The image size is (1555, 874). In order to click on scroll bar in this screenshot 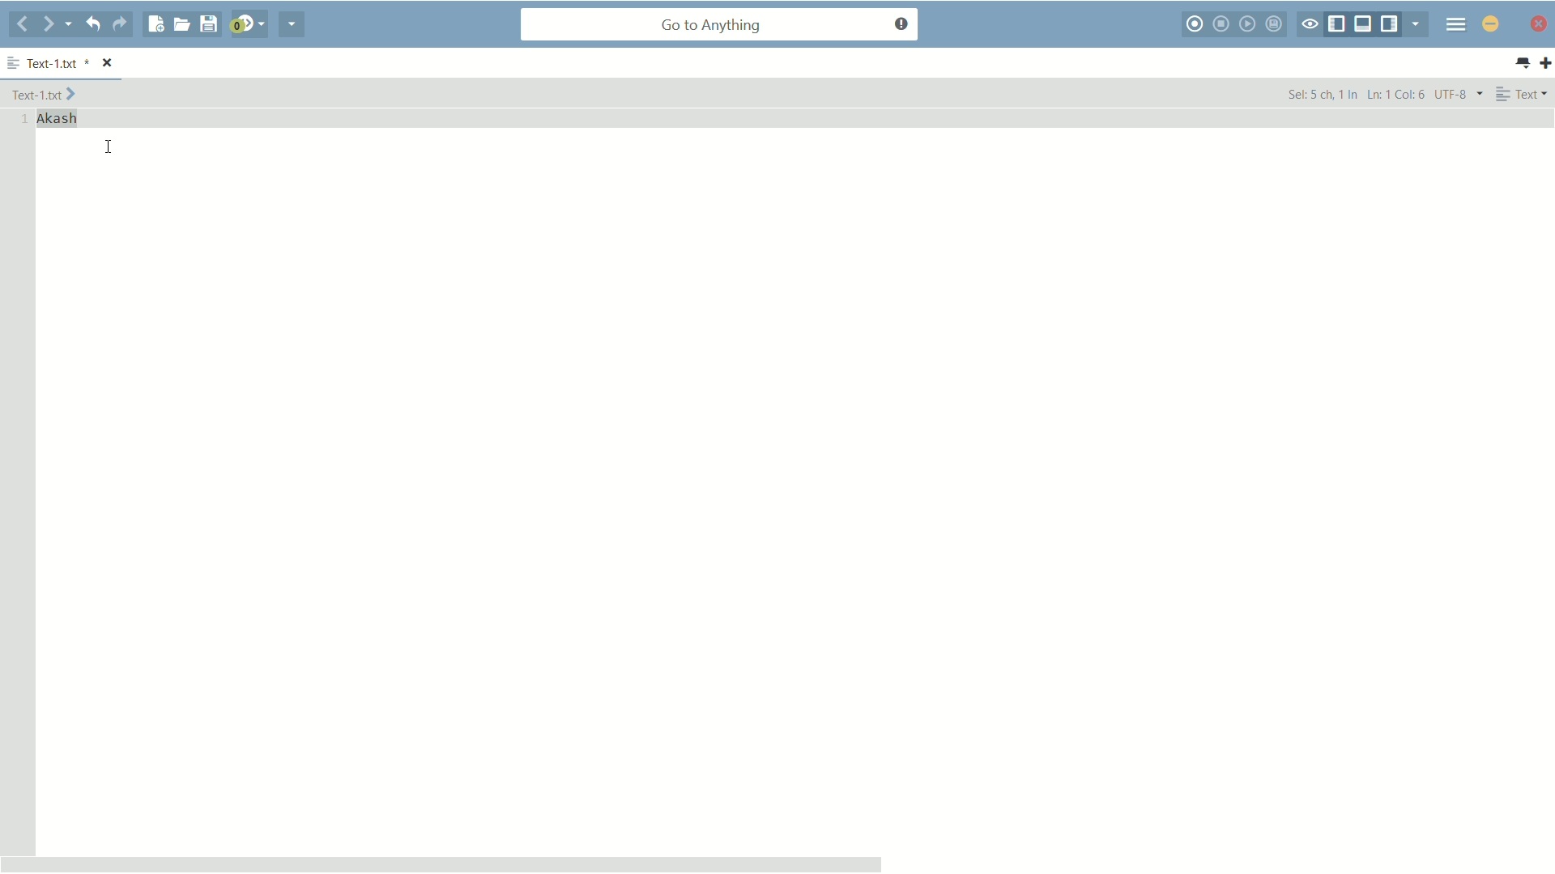, I will do `click(442, 863)`.